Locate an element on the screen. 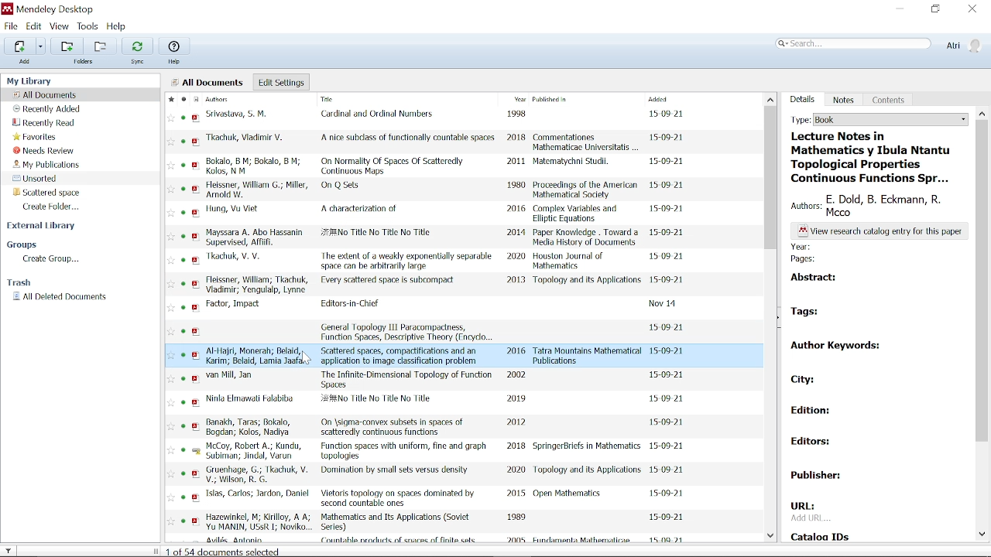  2015 is located at coordinates (516, 495).